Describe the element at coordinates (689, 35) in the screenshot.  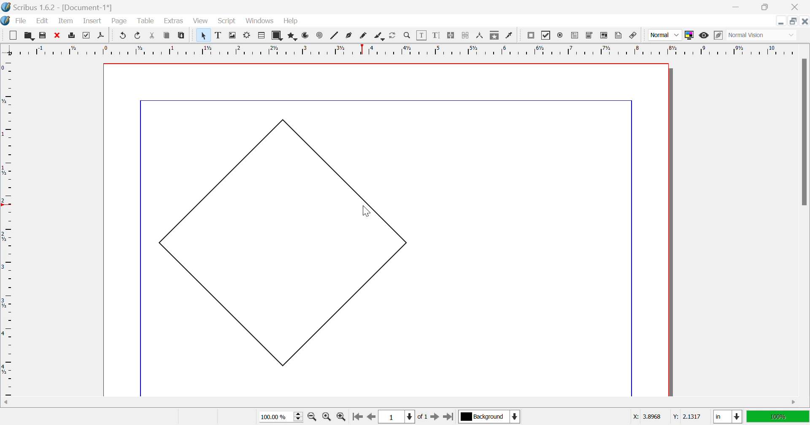
I see `Toggle Color Management System` at that location.